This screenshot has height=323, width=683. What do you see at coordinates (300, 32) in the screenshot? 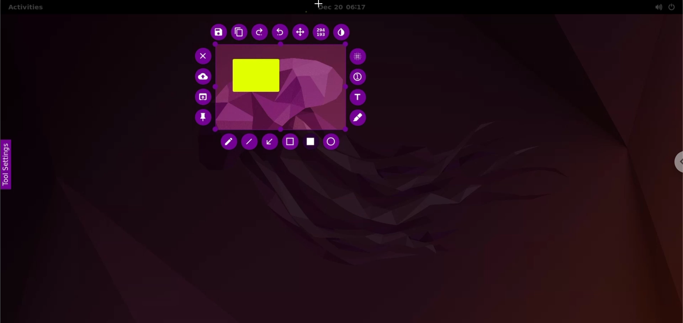
I see `move selection` at bounding box center [300, 32].